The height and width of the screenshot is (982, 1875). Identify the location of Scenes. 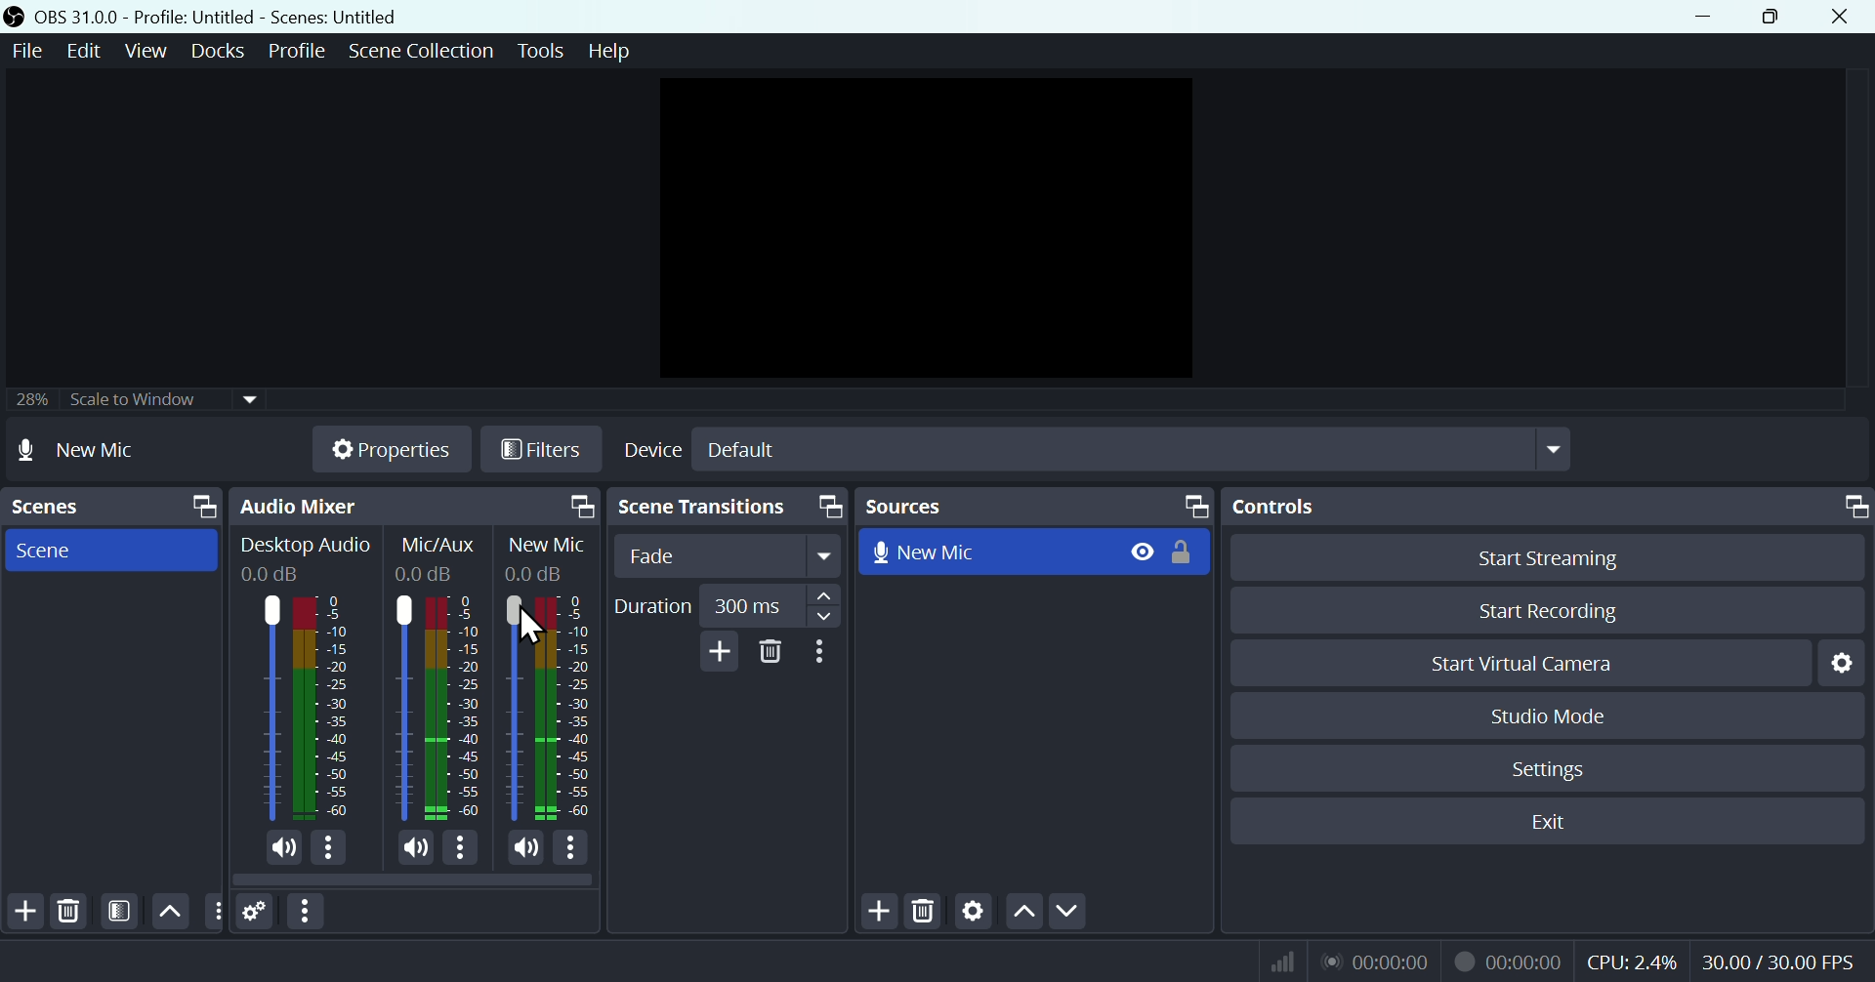
(110, 507).